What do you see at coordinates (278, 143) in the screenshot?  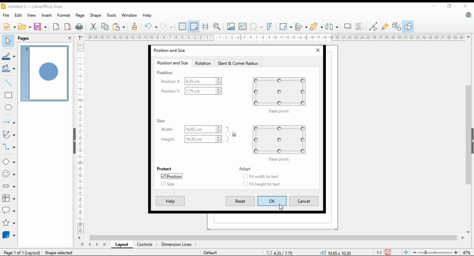 I see `base point preview` at bounding box center [278, 143].